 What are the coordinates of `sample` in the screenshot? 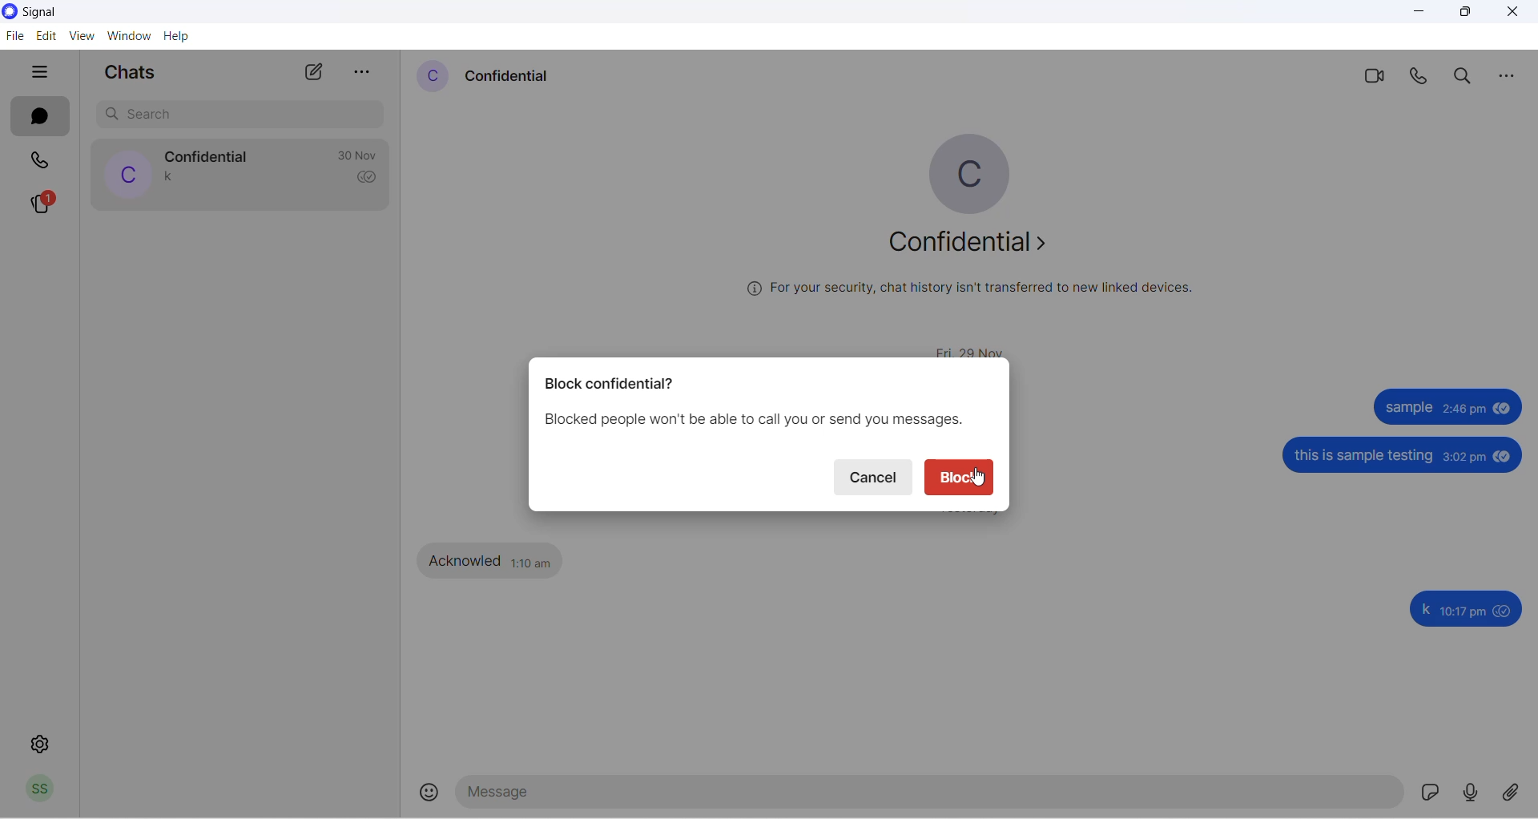 It's located at (1409, 408).